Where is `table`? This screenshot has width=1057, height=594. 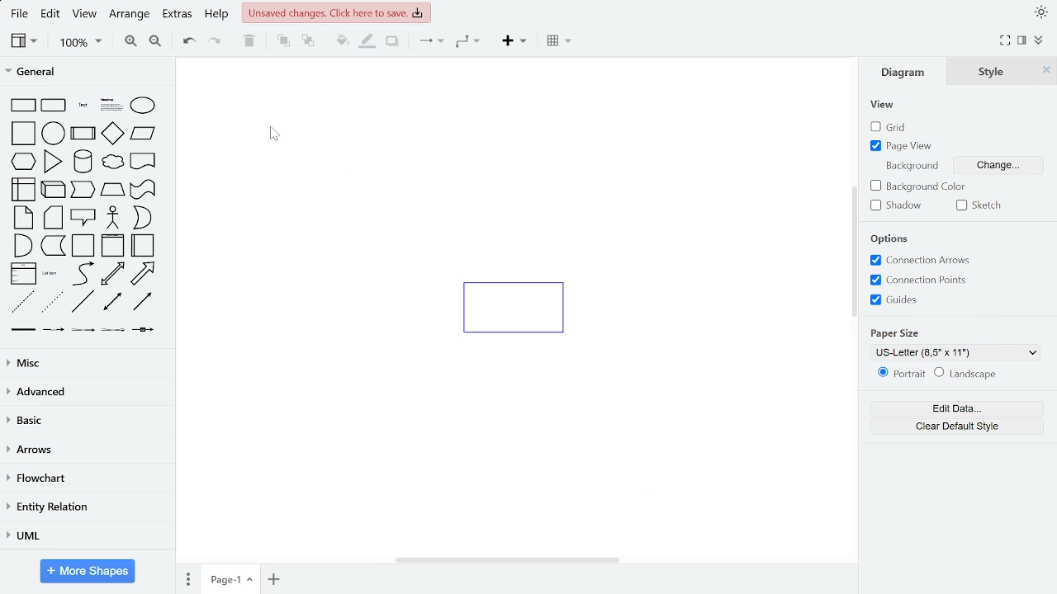 table is located at coordinates (562, 42).